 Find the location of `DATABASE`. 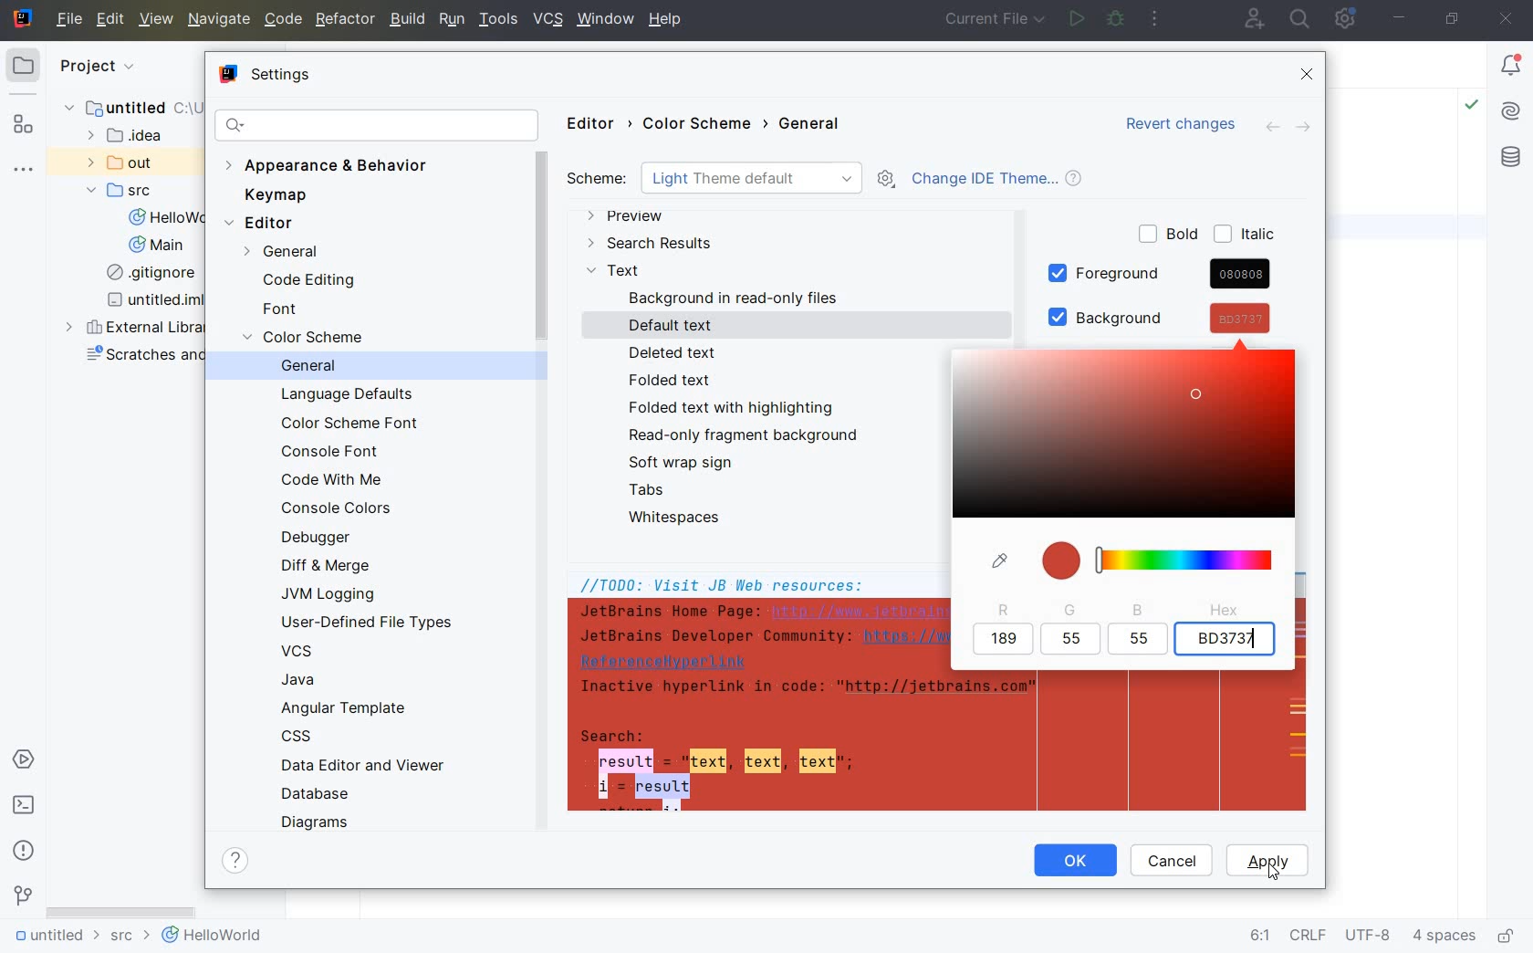

DATABASE is located at coordinates (321, 794).